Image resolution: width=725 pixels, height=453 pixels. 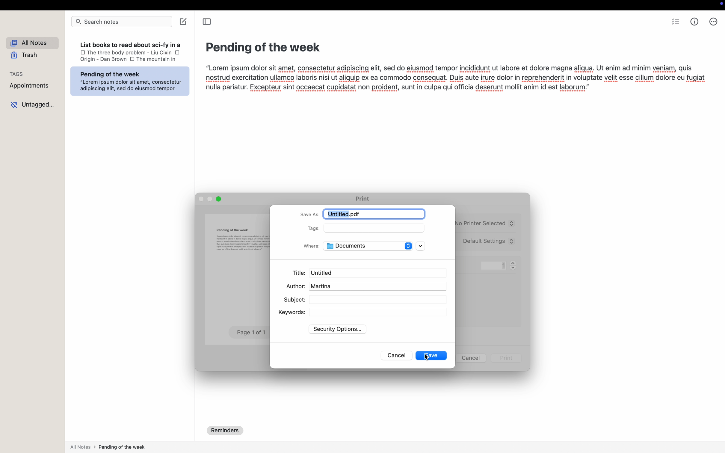 I want to click on tags, so click(x=313, y=228).